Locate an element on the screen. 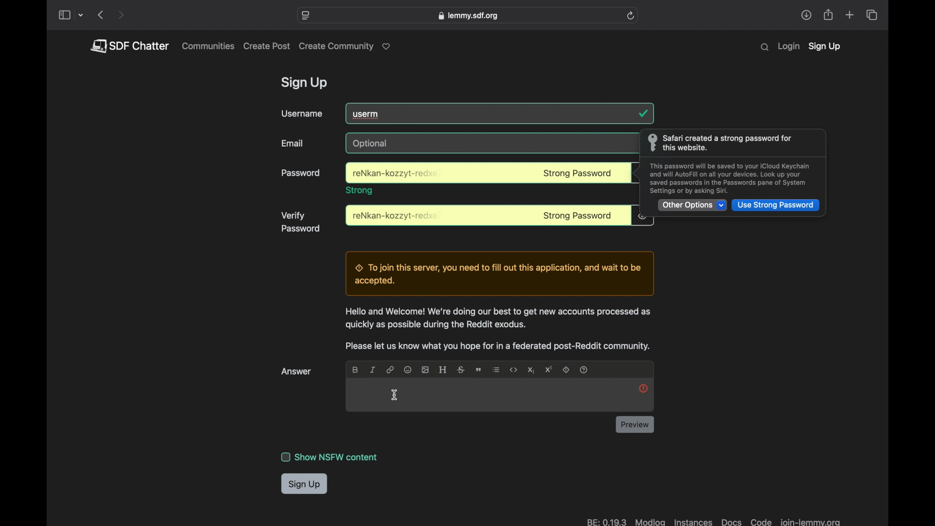 The image size is (935, 526). login is located at coordinates (788, 47).